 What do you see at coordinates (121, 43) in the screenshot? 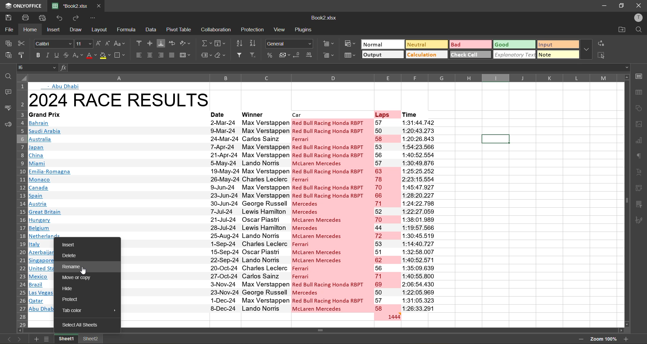
I see `change case` at bounding box center [121, 43].